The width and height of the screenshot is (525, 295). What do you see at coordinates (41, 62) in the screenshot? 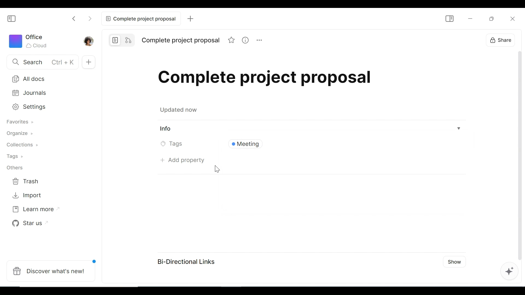
I see `Search` at bounding box center [41, 62].